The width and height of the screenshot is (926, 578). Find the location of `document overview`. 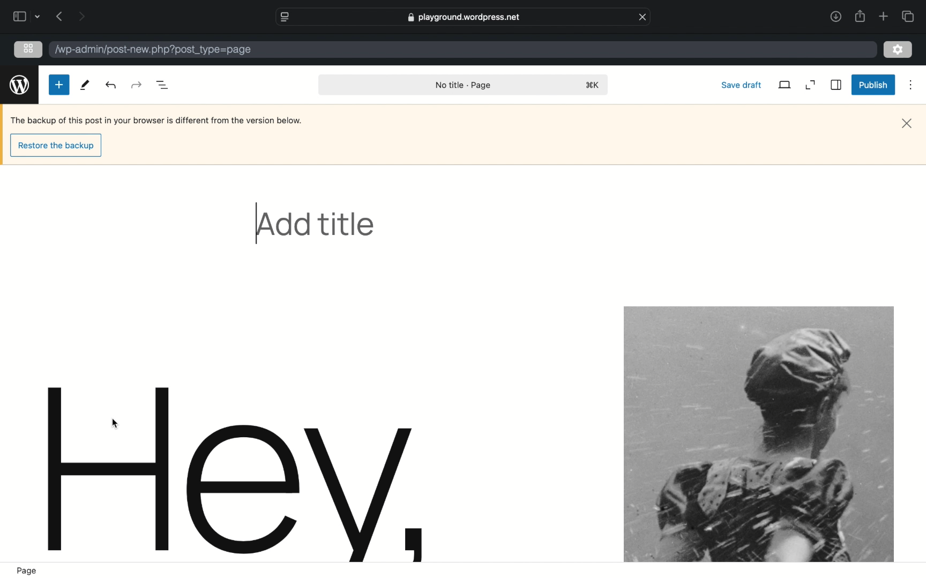

document overview is located at coordinates (162, 85).